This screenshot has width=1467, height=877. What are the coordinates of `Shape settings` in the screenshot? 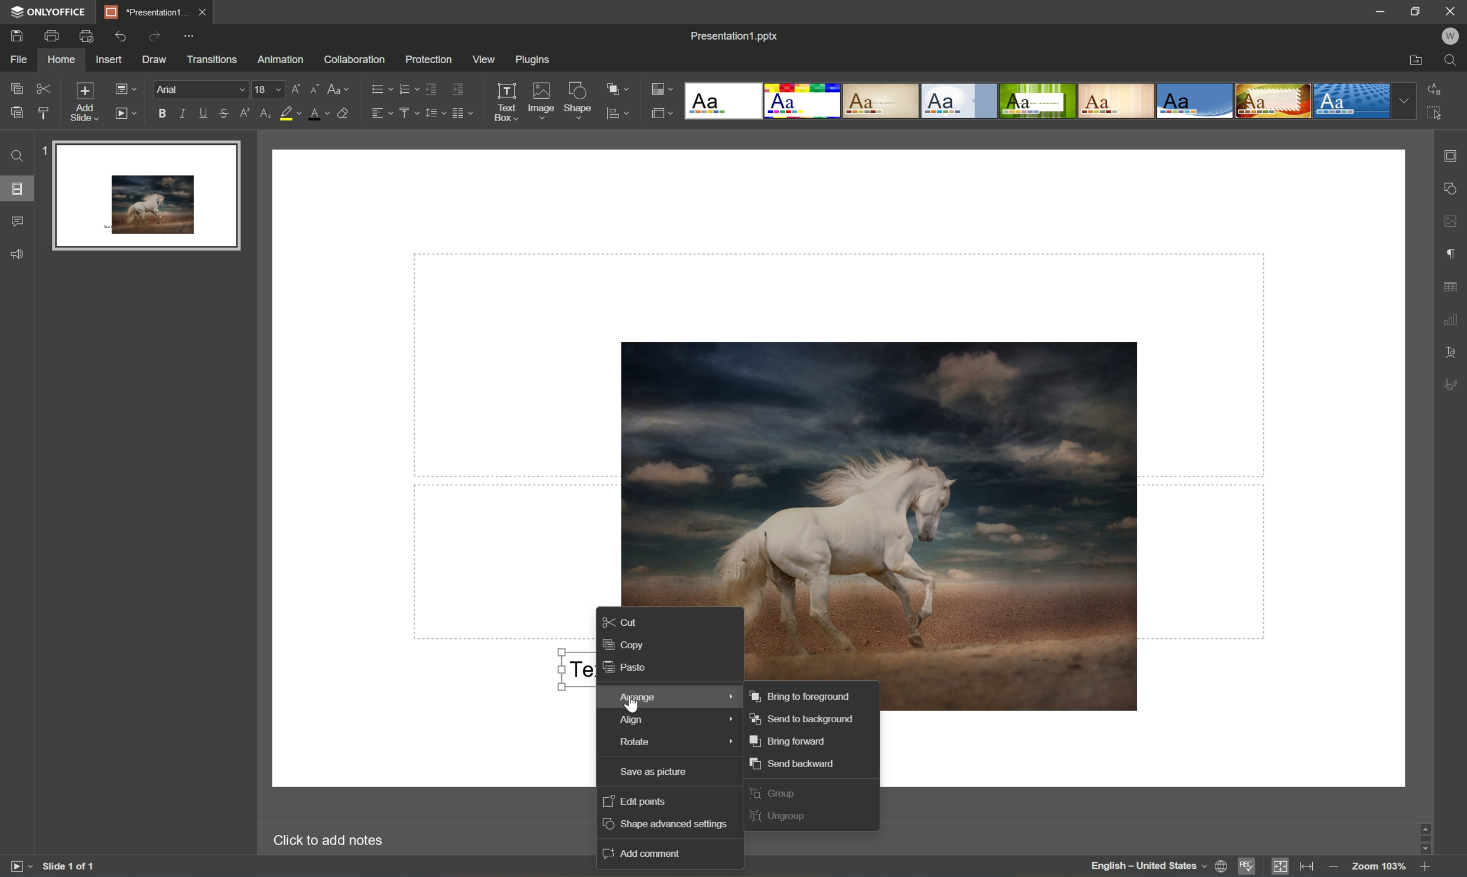 It's located at (1454, 187).